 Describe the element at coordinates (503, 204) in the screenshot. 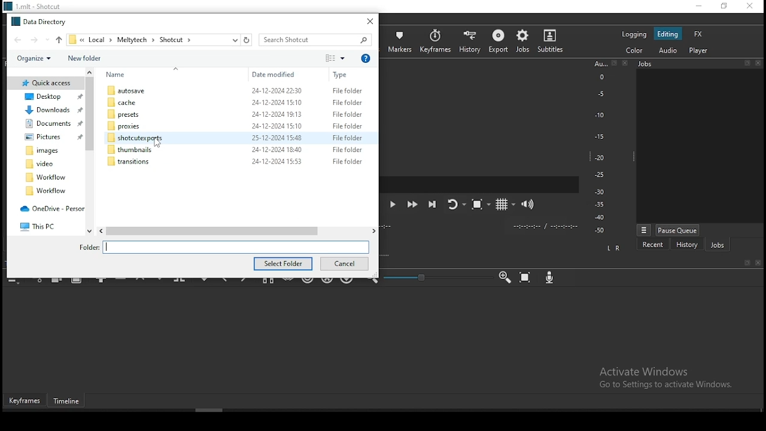

I see `toggle grid display on the player` at that location.